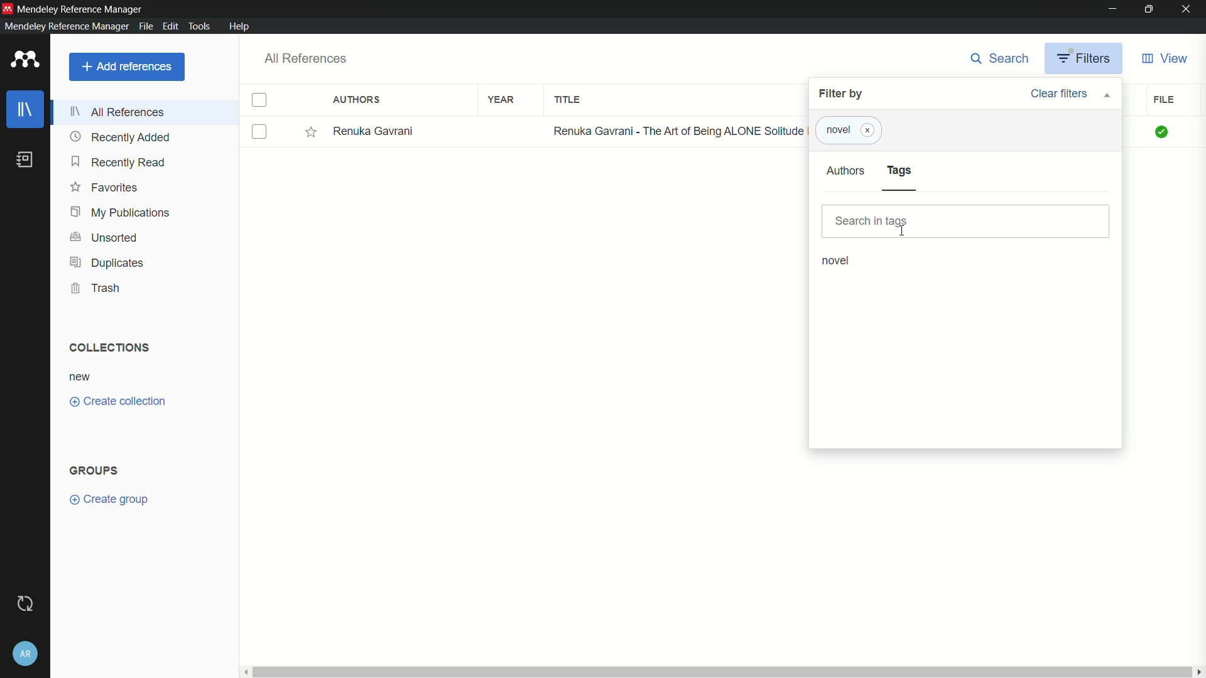  I want to click on Farnham, Boston; Tokyo, S...., so click(406, 131).